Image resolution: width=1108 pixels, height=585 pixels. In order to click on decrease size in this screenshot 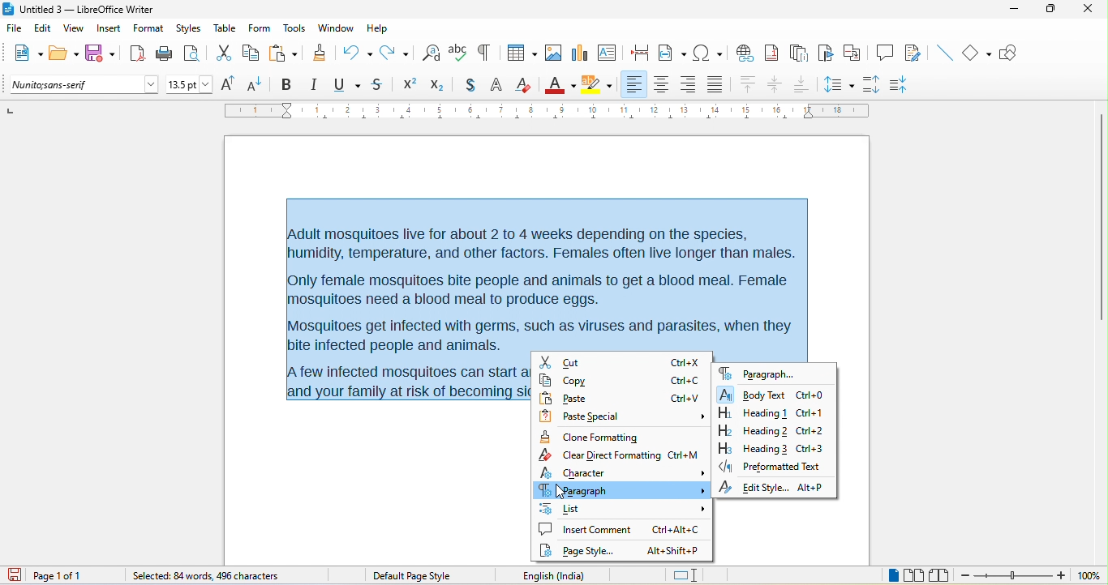, I will do `click(256, 83)`.